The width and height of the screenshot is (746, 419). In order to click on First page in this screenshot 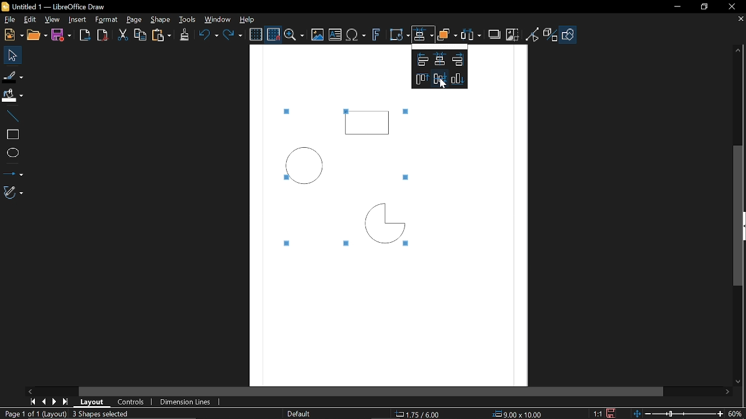, I will do `click(31, 402)`.